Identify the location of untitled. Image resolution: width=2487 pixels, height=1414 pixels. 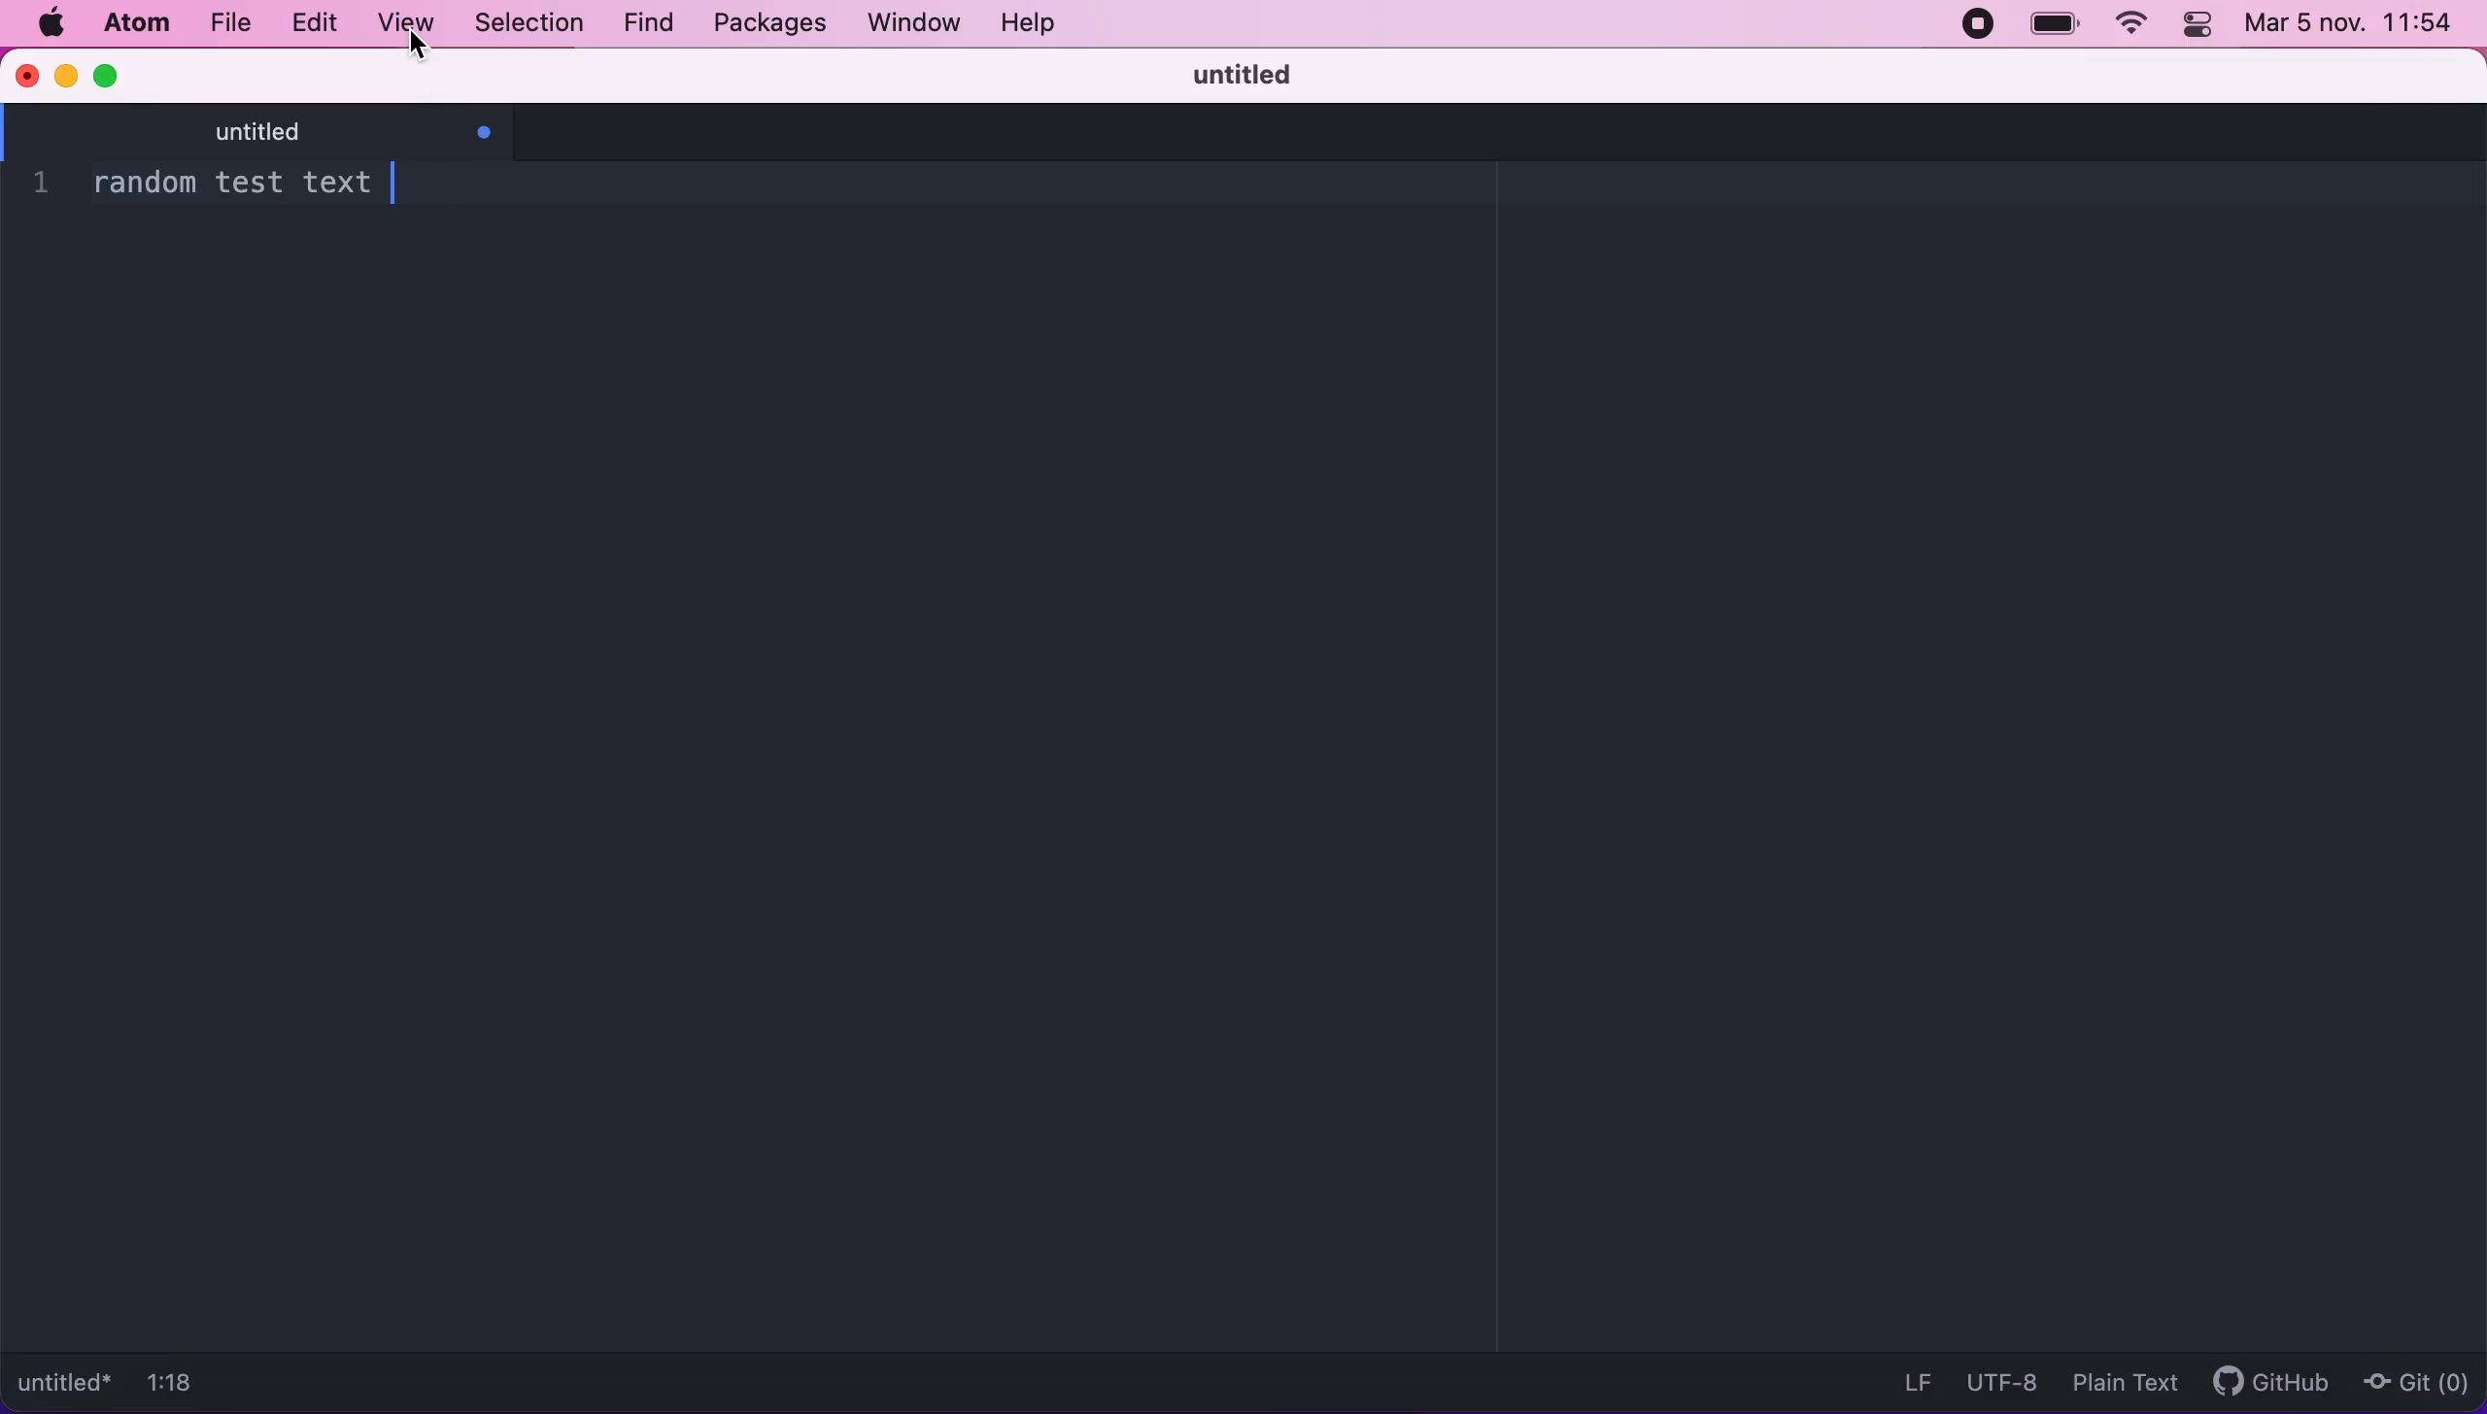
(342, 133).